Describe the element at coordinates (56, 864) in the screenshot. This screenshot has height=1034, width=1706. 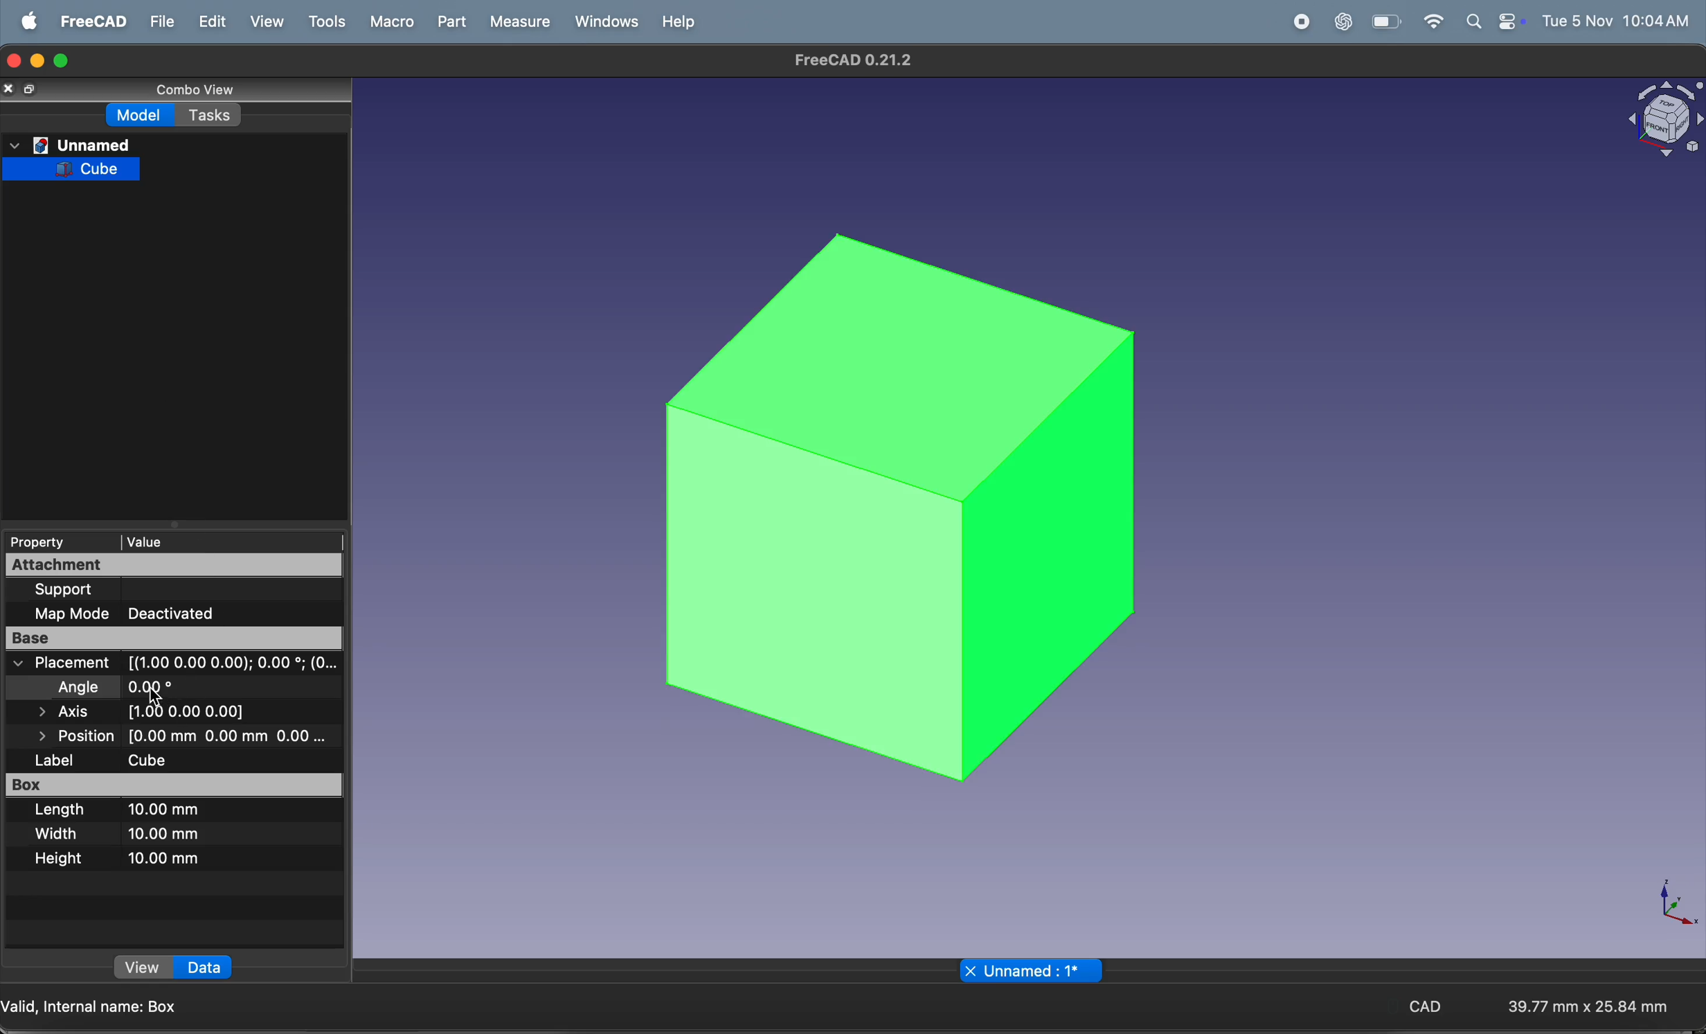
I see `height` at that location.